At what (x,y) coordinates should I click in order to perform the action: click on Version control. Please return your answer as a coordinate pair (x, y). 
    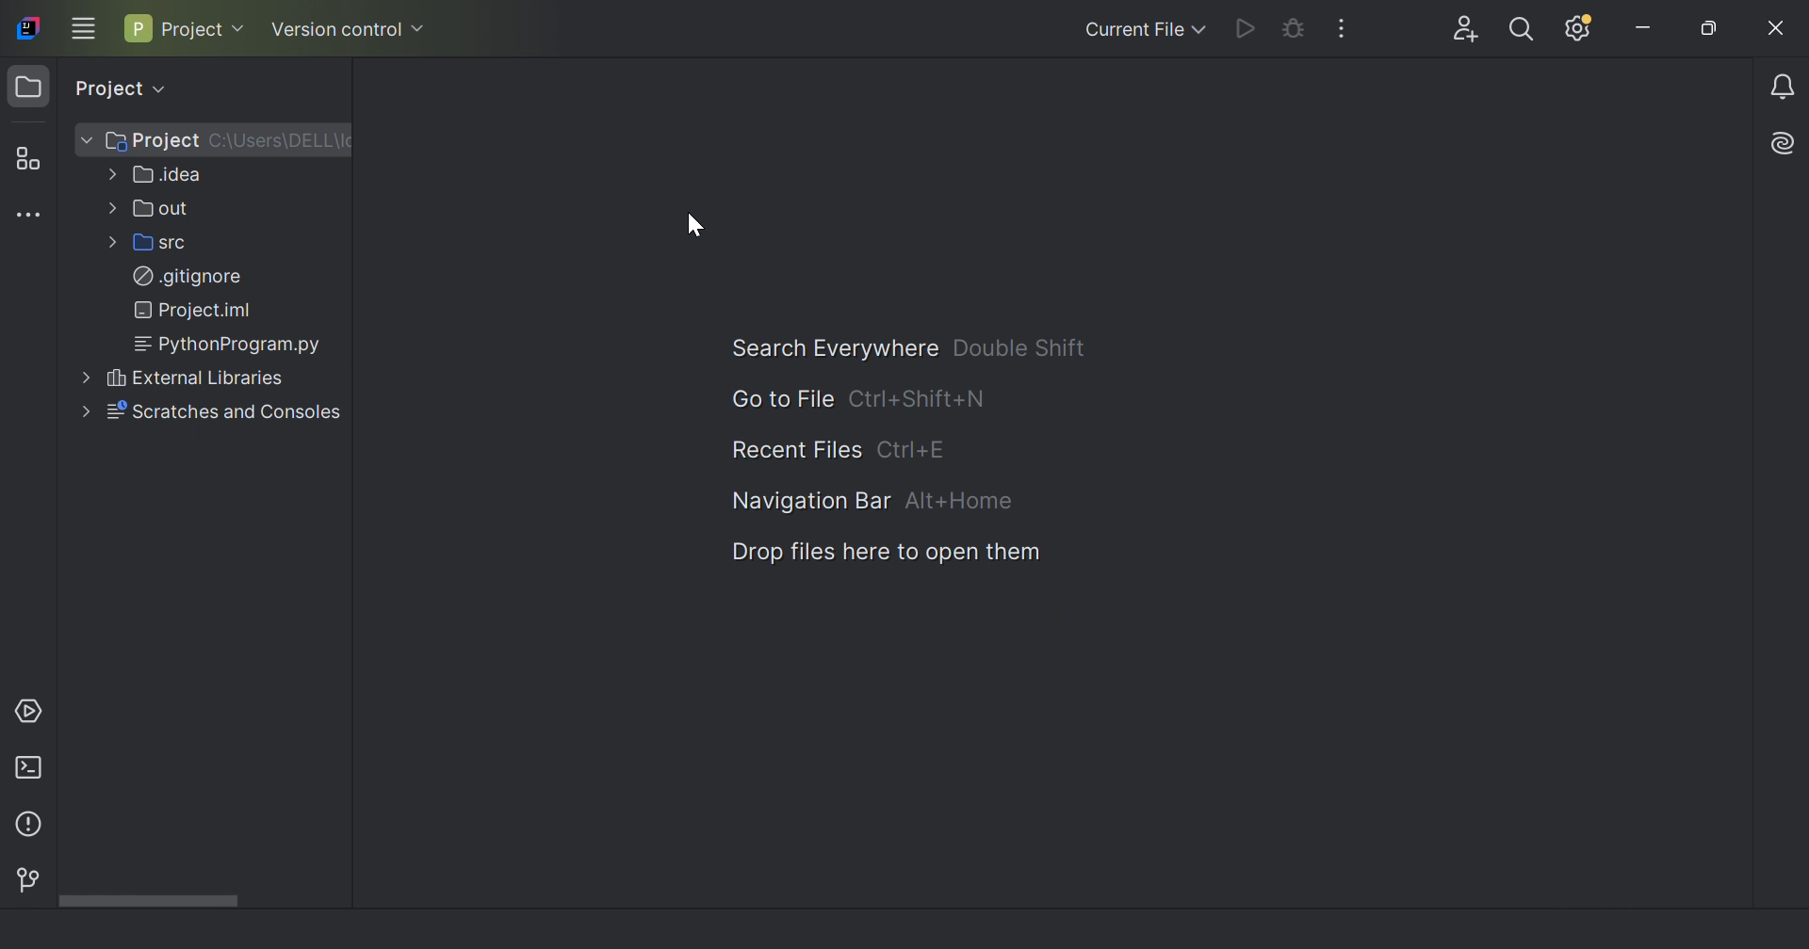
    Looking at the image, I should click on (24, 877).